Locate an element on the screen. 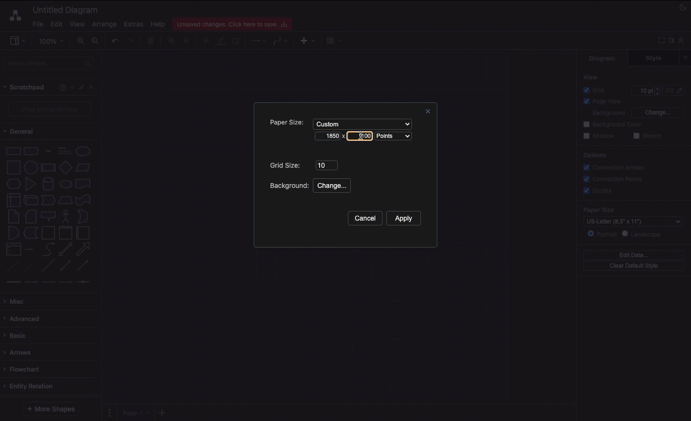 The height and width of the screenshot is (421, 691). Zoom out is located at coordinates (97, 42).